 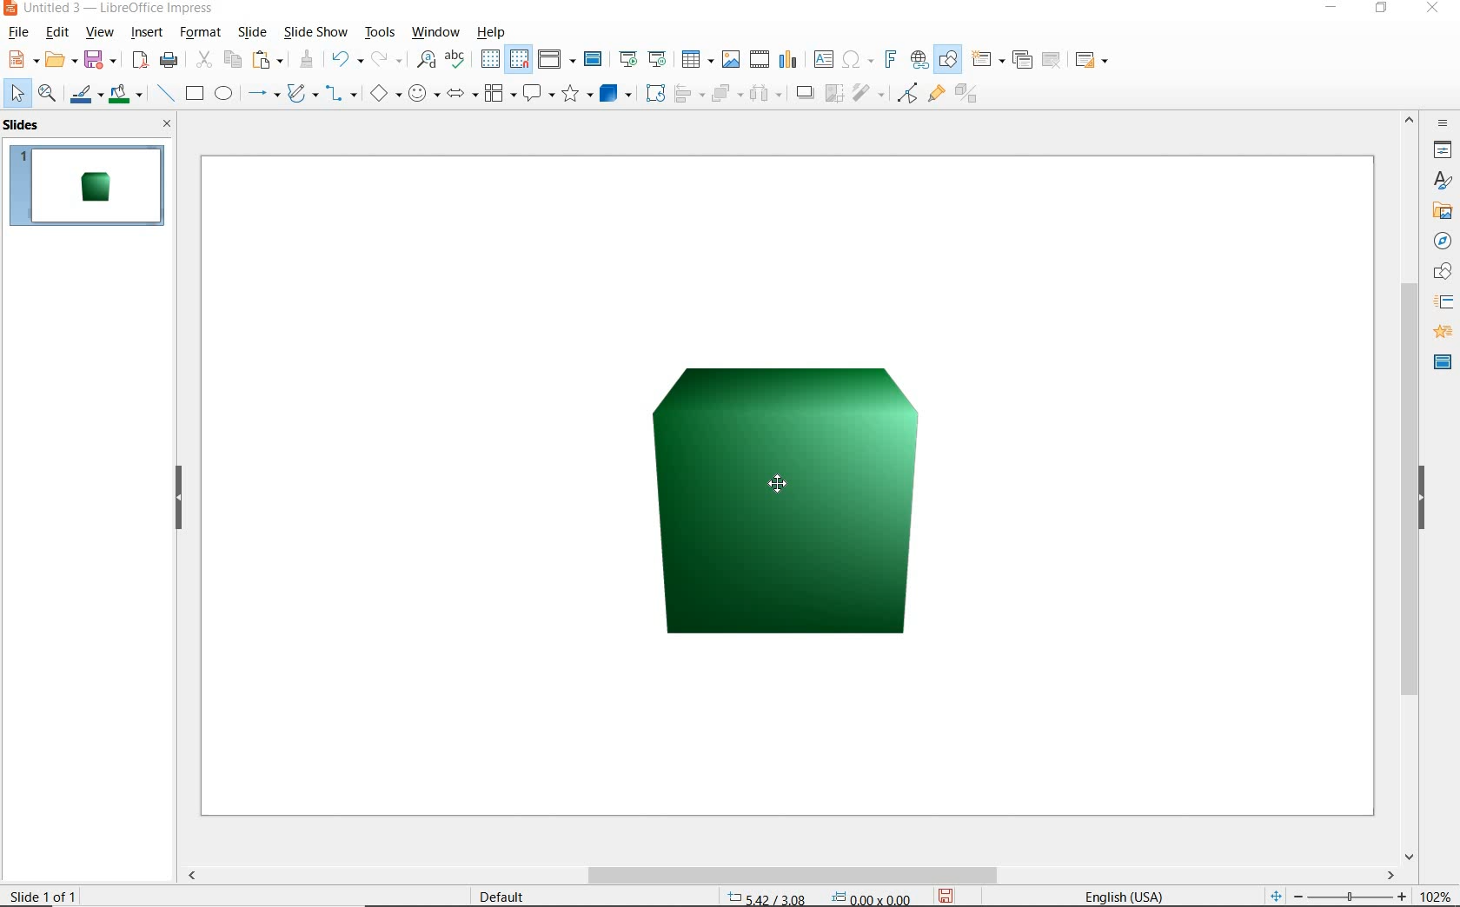 What do you see at coordinates (657, 94) in the screenshot?
I see `ROTATE` at bounding box center [657, 94].